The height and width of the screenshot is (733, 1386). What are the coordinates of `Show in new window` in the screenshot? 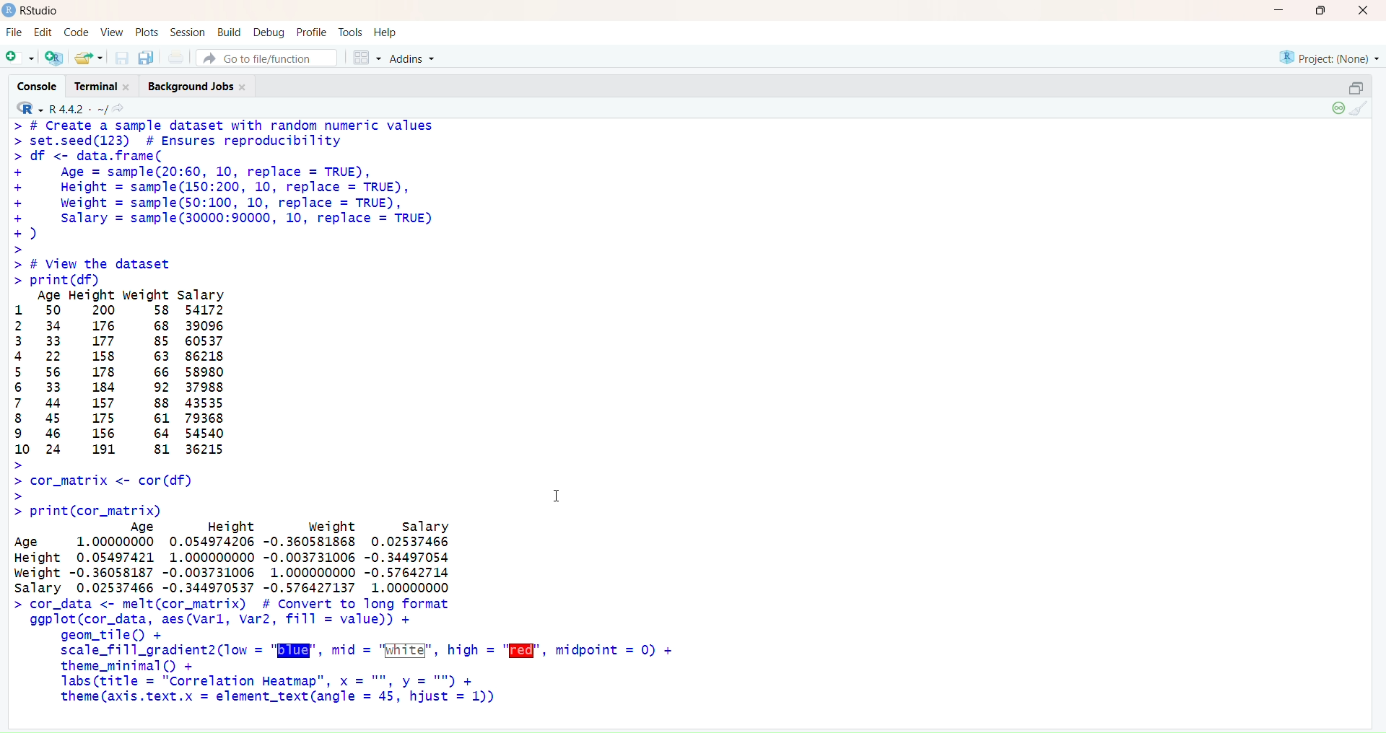 It's located at (123, 108).